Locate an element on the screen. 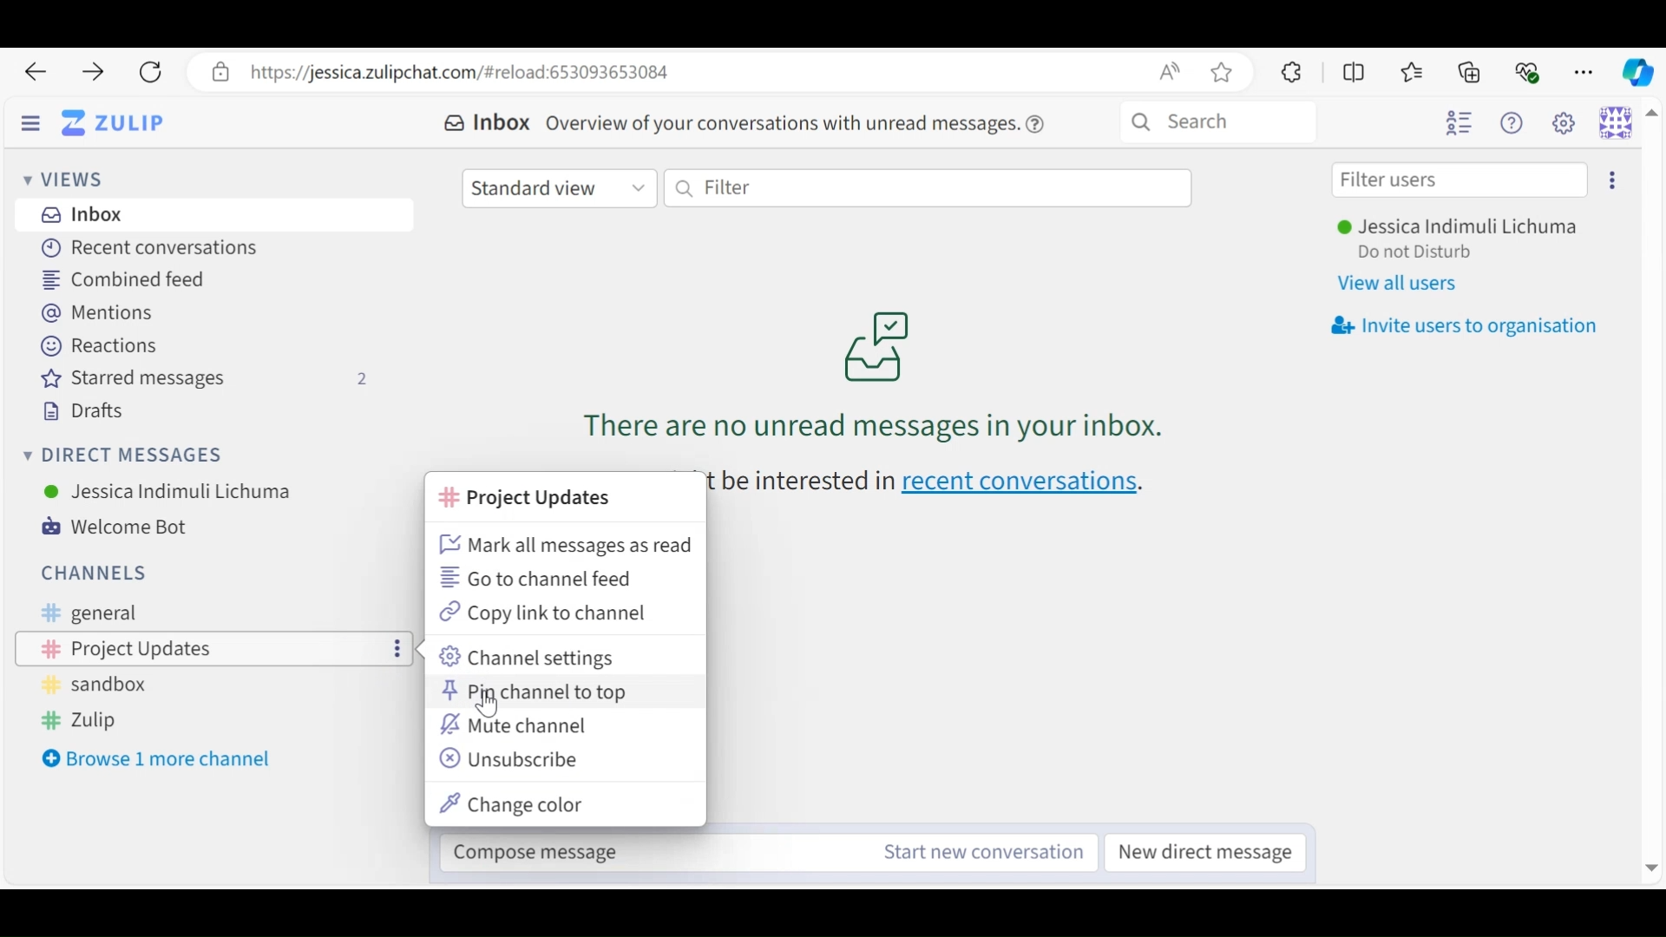 Image resolution: width=1666 pixels, height=937 pixels. Starred messages is located at coordinates (210, 379).